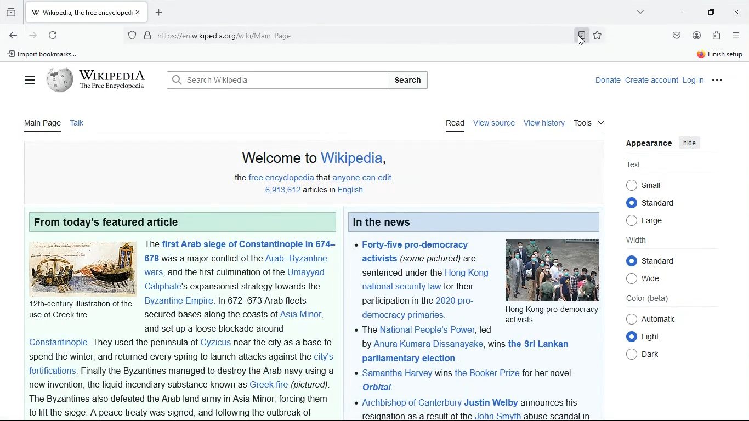 Image resolution: width=749 pixels, height=421 pixels. Describe the element at coordinates (736, 35) in the screenshot. I see `options` at that location.